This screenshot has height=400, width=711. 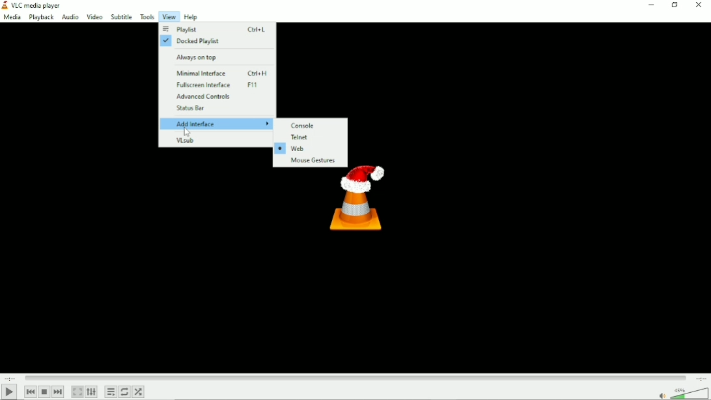 What do you see at coordinates (192, 109) in the screenshot?
I see `Status bar` at bounding box center [192, 109].